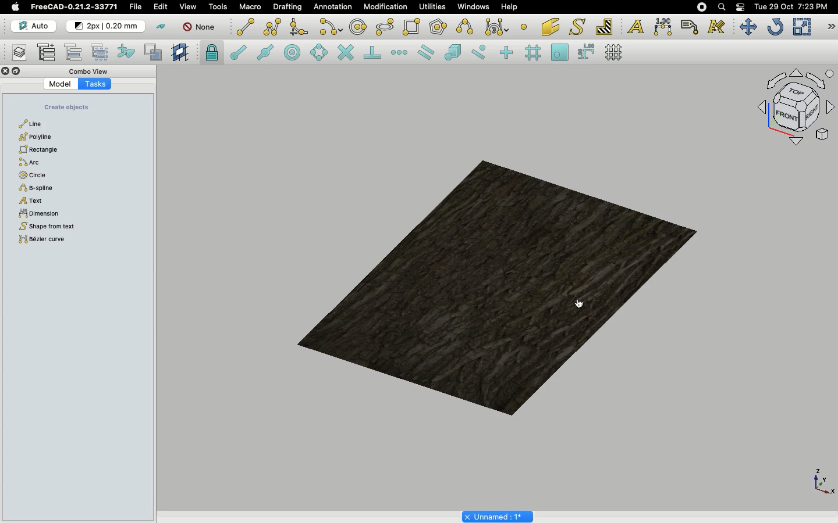 This screenshot has height=523, width=838. Describe the element at coordinates (775, 27) in the screenshot. I see `Refresh` at that location.